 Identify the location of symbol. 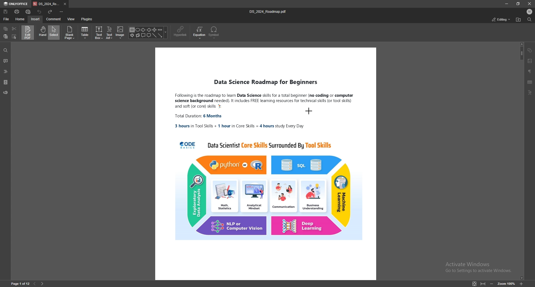
(214, 33).